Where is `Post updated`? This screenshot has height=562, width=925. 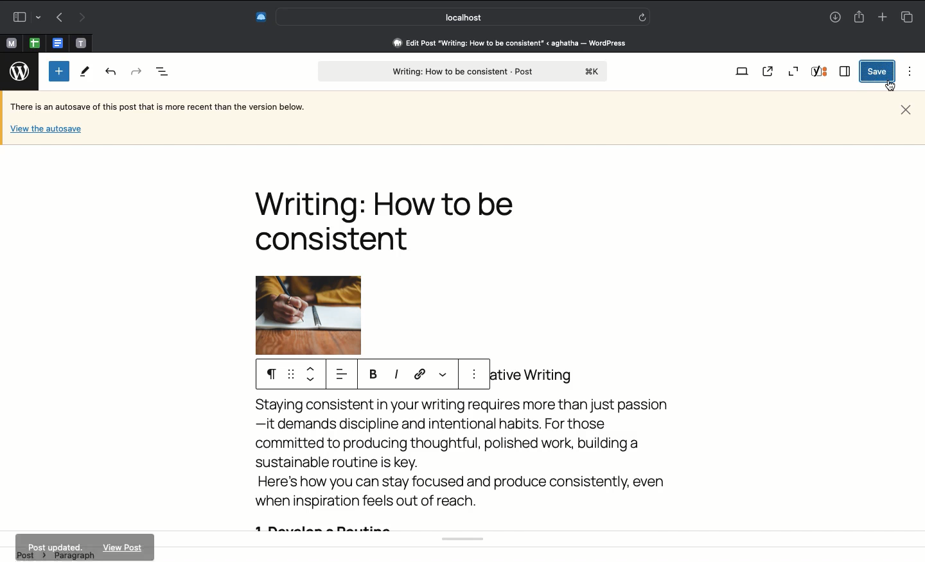
Post updated is located at coordinates (84, 547).